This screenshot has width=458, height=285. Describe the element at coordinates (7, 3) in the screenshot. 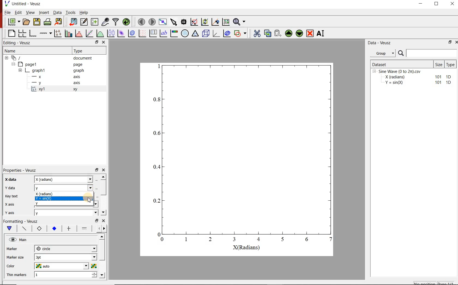

I see `Logo` at that location.